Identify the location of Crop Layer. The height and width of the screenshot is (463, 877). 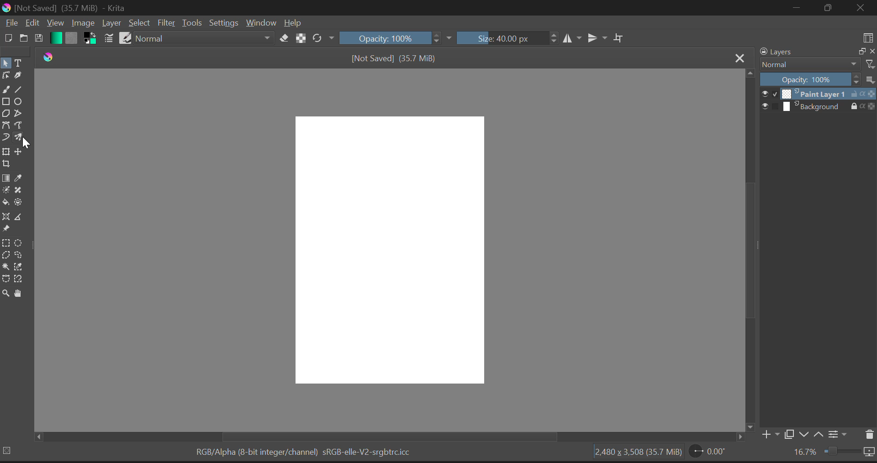
(6, 163).